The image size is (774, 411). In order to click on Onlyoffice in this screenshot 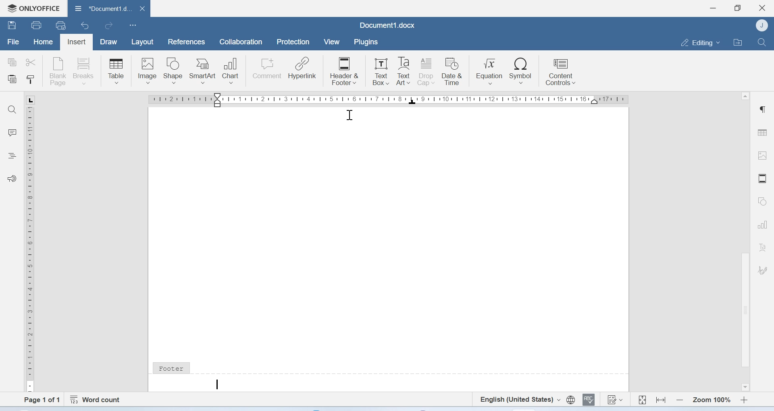, I will do `click(33, 7)`.